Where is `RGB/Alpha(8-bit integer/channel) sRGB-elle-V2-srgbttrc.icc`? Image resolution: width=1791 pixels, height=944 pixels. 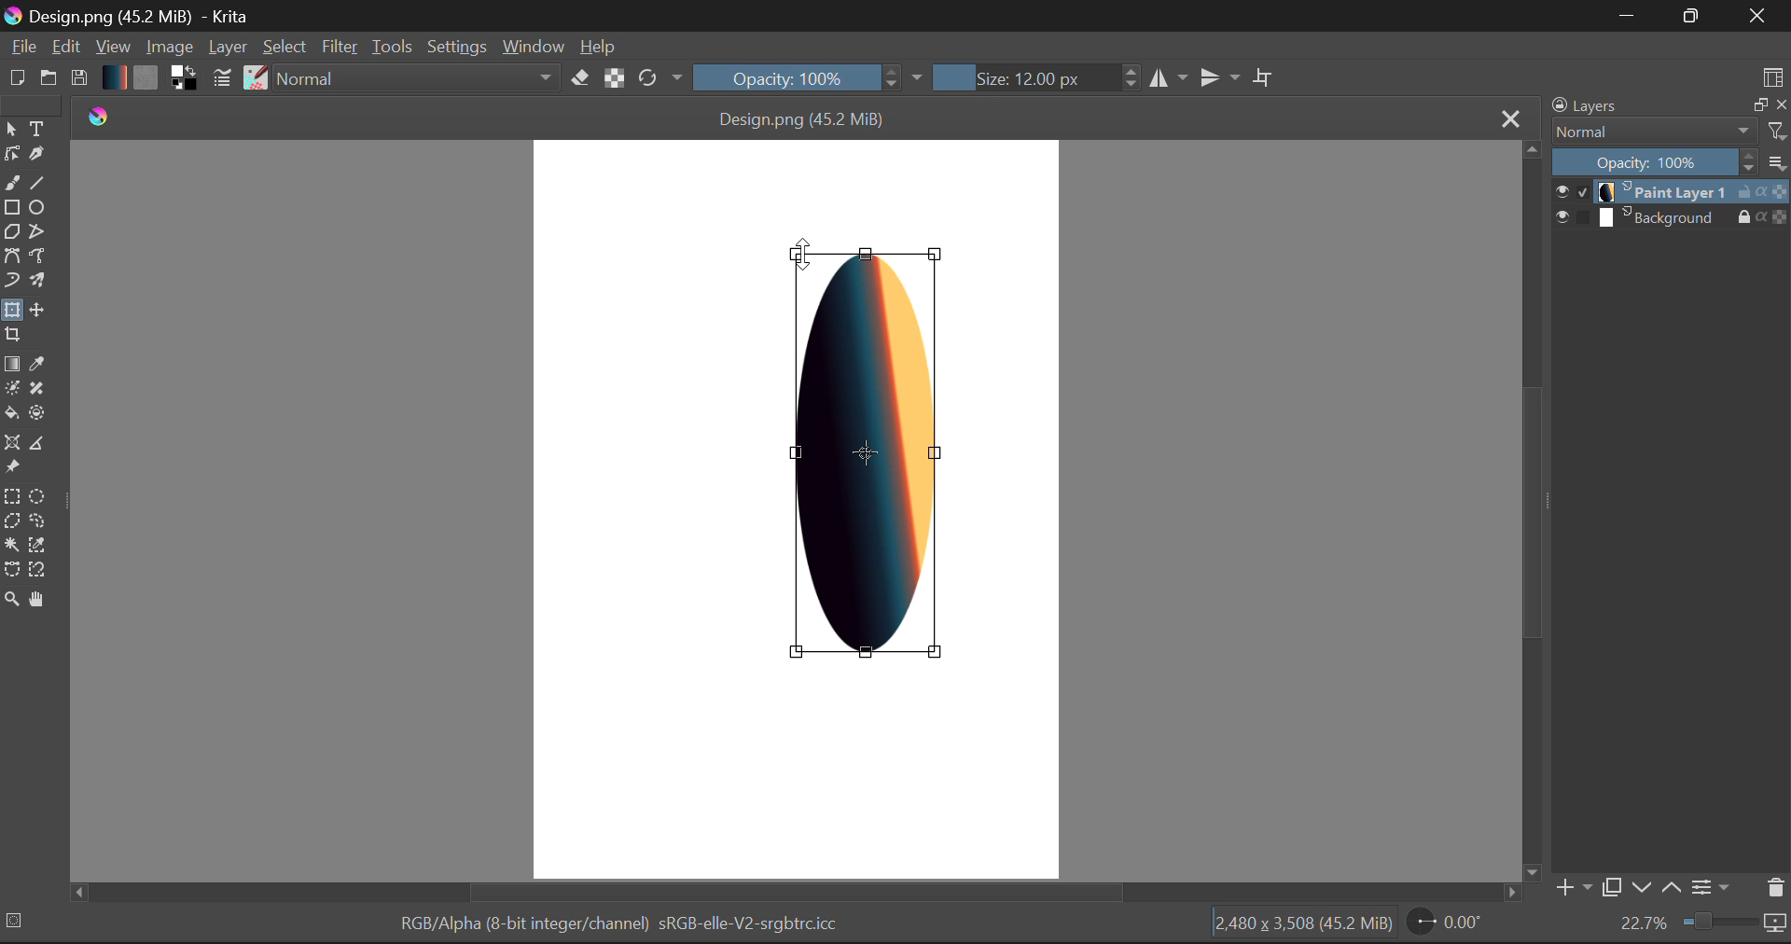 RGB/Alpha(8-bit integer/channel) sRGB-elle-V2-srgbttrc.icc is located at coordinates (616, 927).